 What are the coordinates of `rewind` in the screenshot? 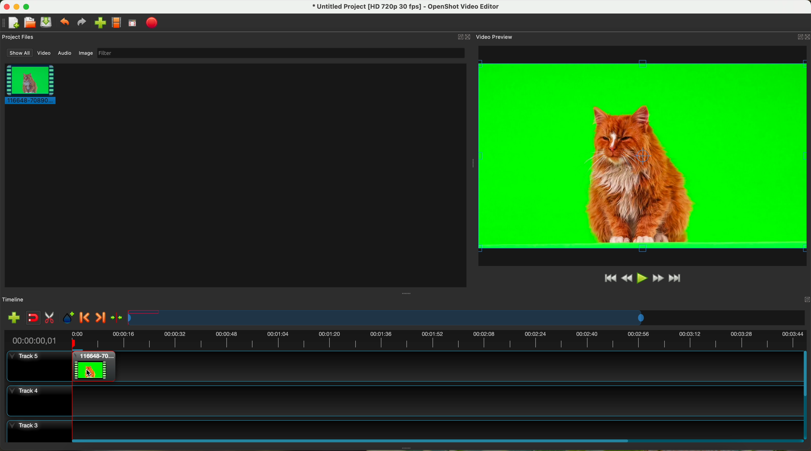 It's located at (627, 278).